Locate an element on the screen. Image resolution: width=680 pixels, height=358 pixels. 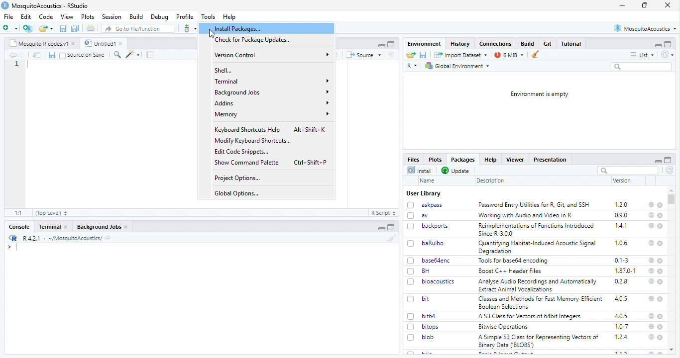
checkbox is located at coordinates (411, 227).